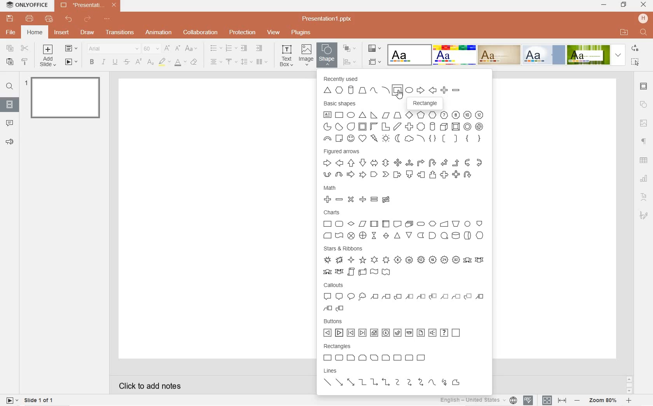 This screenshot has height=406, width=653. I want to click on REPLACE, so click(635, 49).